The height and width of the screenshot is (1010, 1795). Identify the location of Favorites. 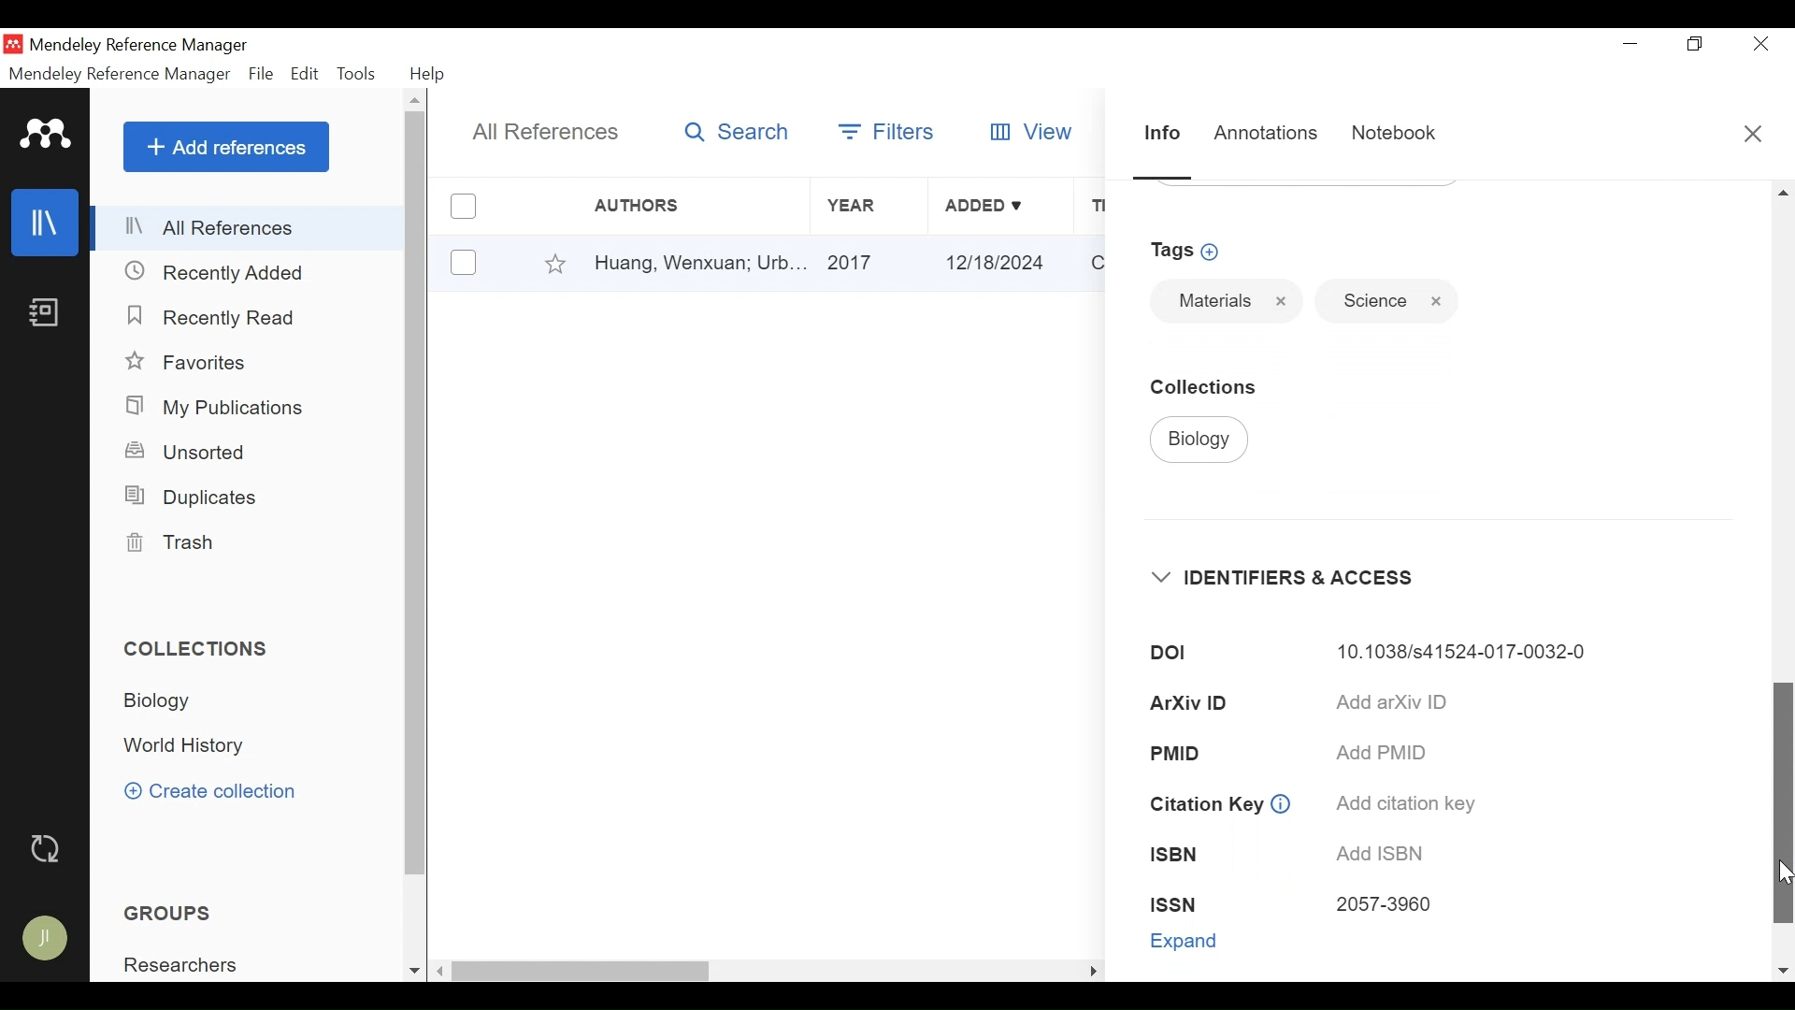
(192, 363).